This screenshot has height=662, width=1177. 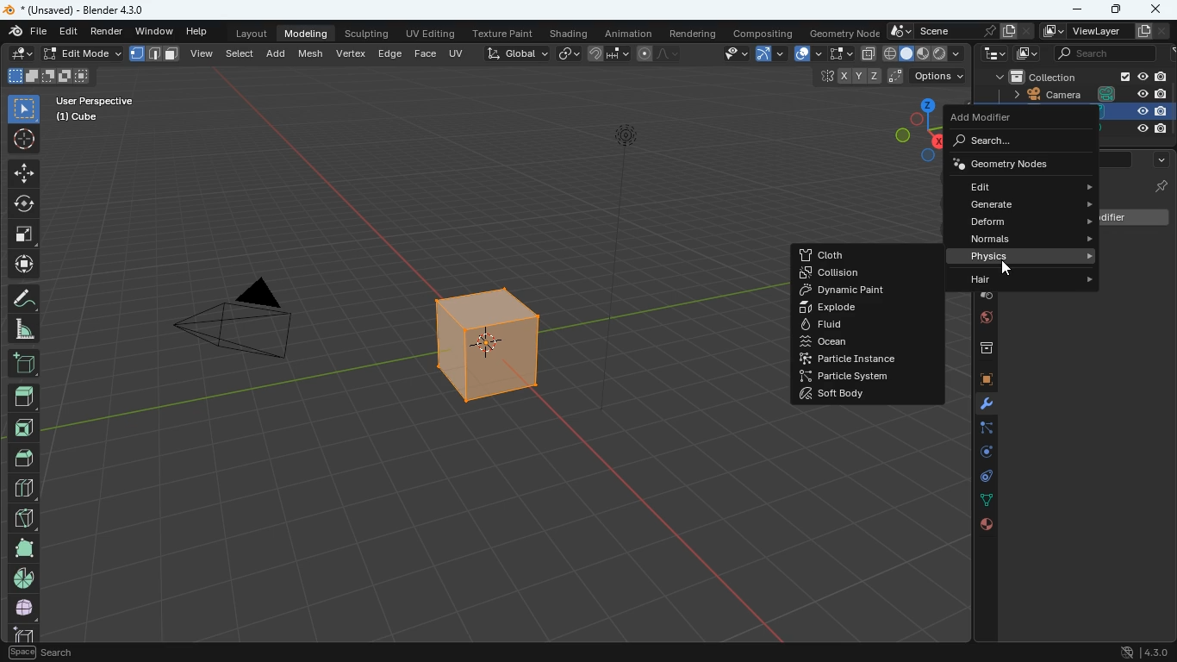 What do you see at coordinates (199, 28) in the screenshot?
I see `help` at bounding box center [199, 28].